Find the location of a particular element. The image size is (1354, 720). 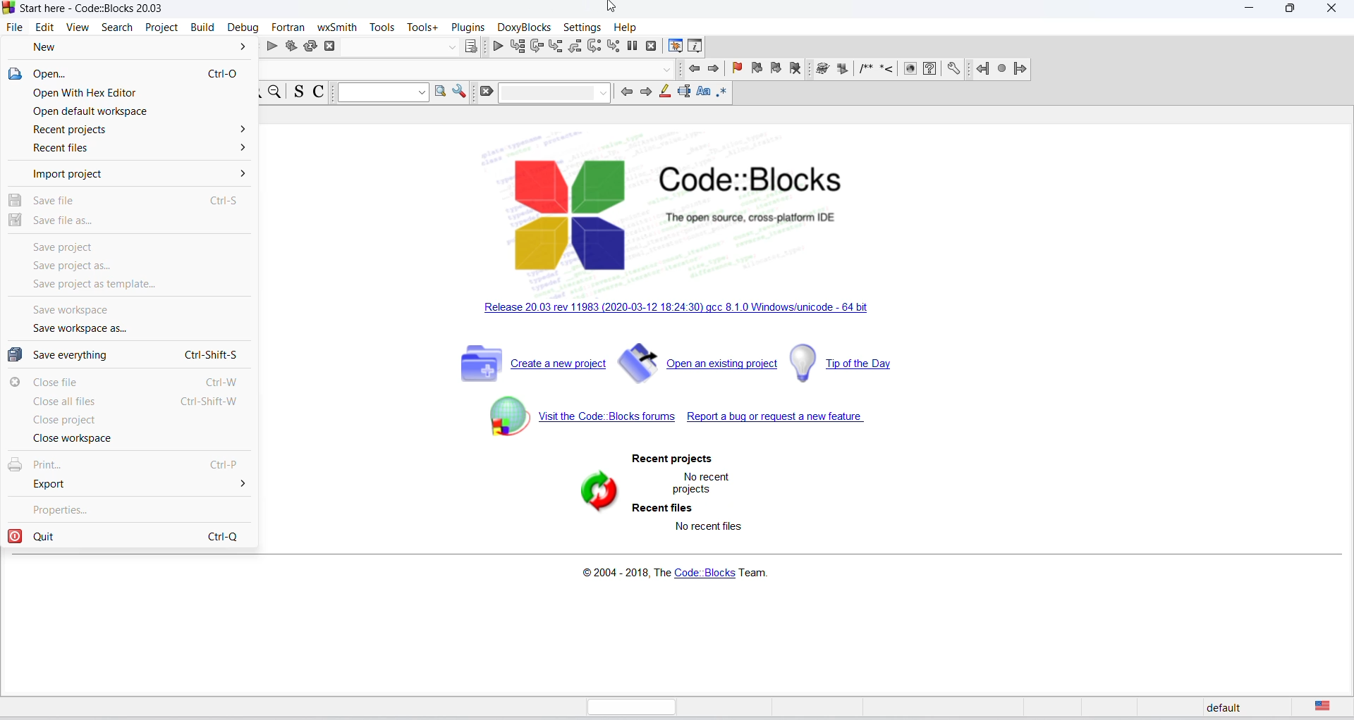

DoxyBlocks is located at coordinates (523, 26).